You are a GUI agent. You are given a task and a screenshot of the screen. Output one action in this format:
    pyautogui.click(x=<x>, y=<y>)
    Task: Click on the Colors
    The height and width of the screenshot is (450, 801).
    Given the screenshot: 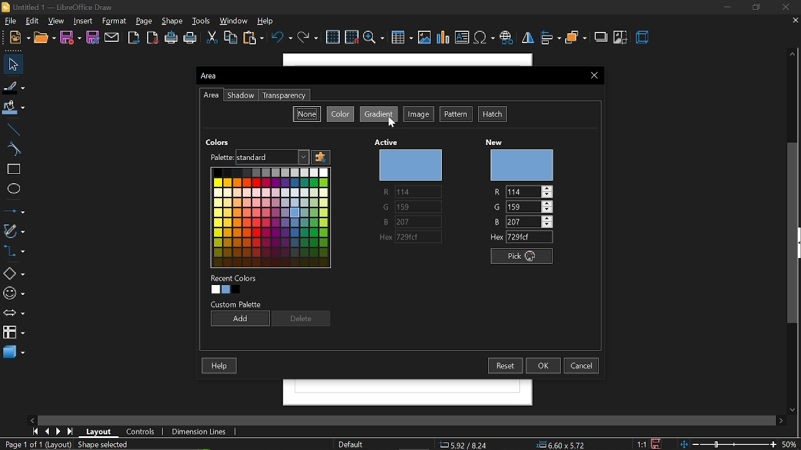 What is the action you would take?
    pyautogui.click(x=220, y=141)
    